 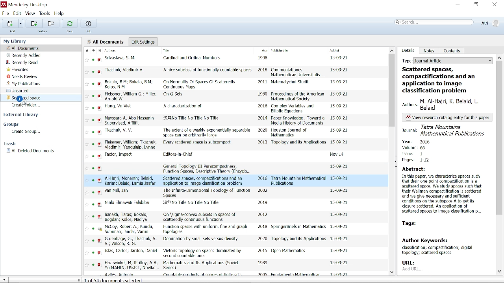 What do you see at coordinates (70, 23) in the screenshot?
I see `Sync` at bounding box center [70, 23].